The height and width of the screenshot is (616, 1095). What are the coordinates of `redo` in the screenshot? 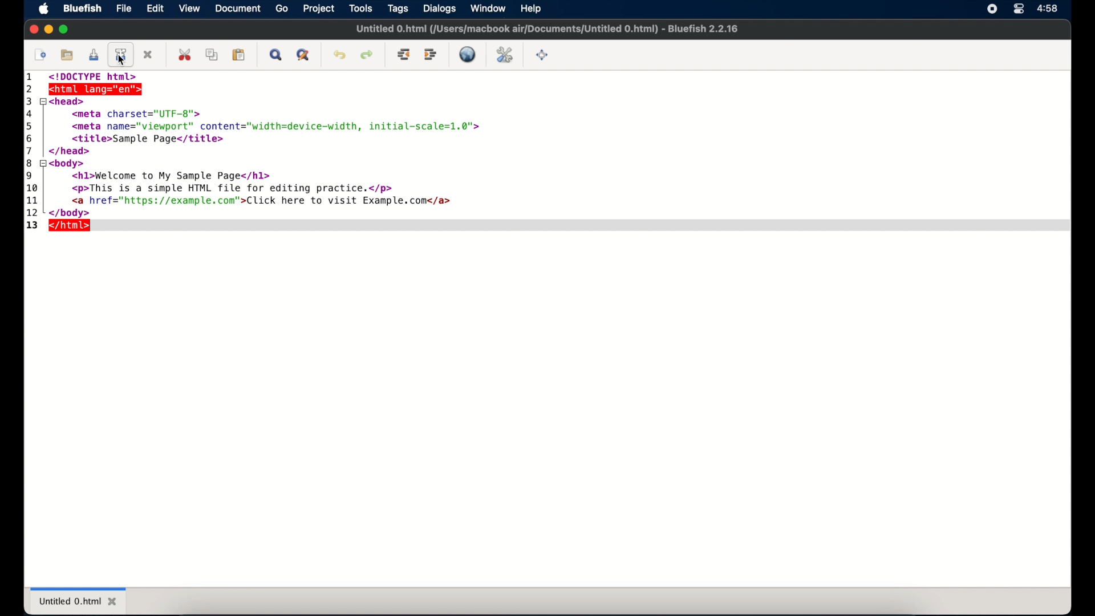 It's located at (367, 55).